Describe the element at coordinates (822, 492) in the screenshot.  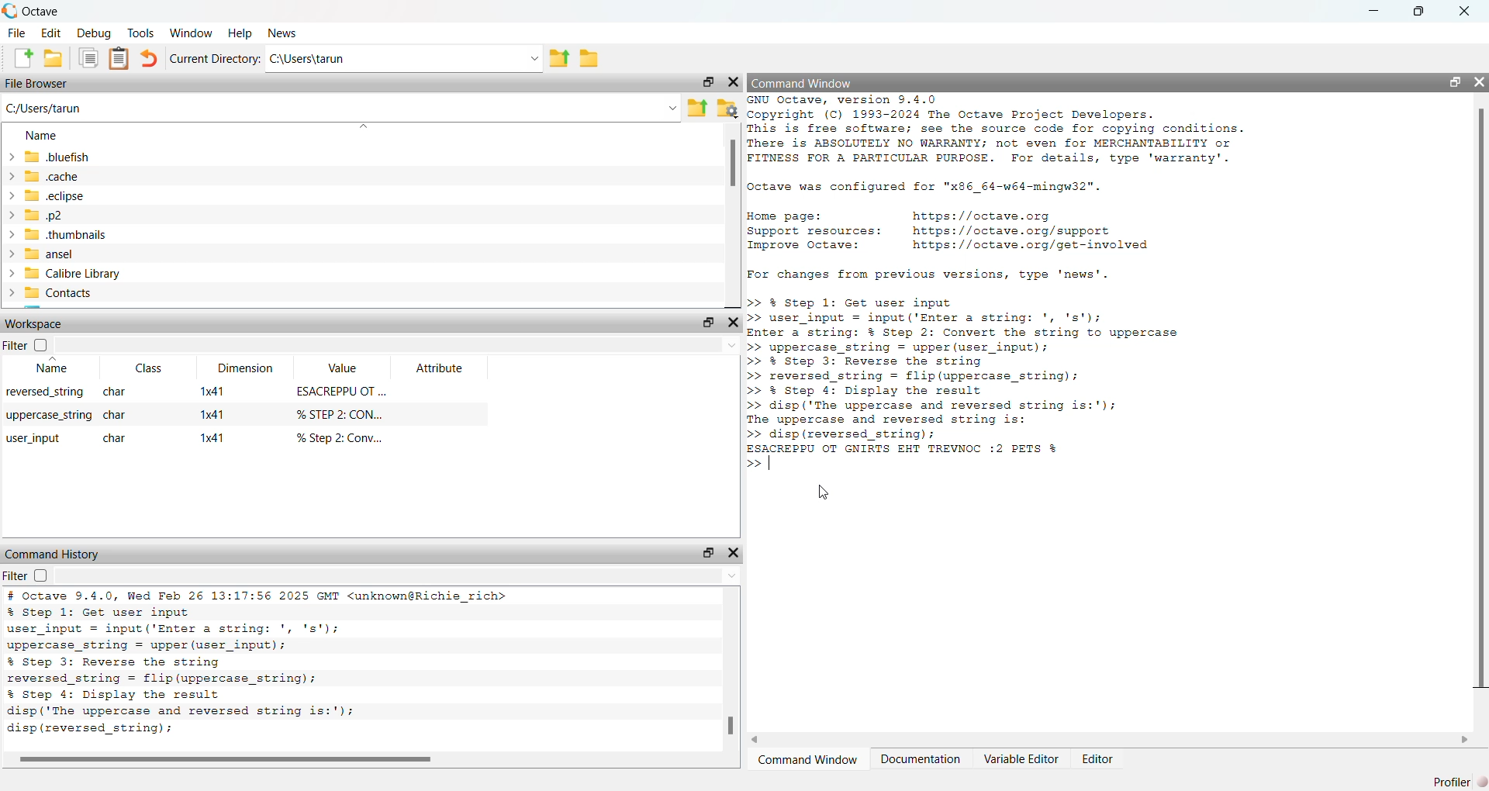
I see `cursor` at that location.